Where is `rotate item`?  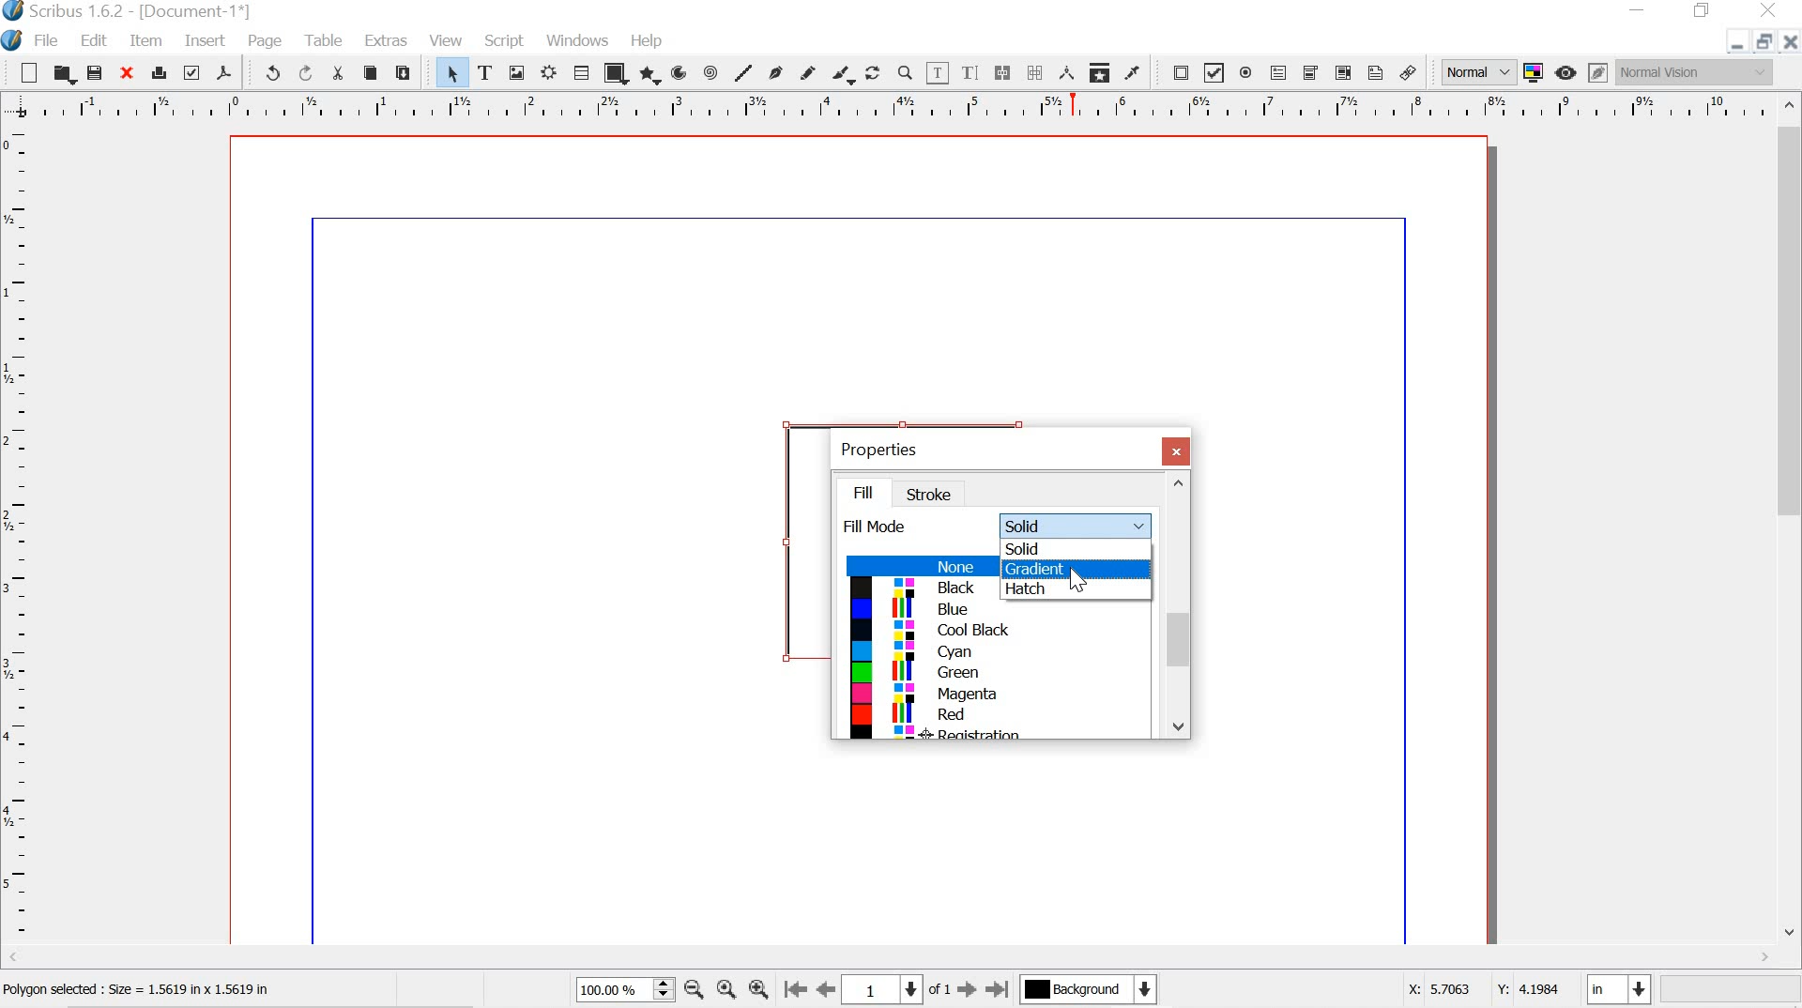 rotate item is located at coordinates (873, 72).